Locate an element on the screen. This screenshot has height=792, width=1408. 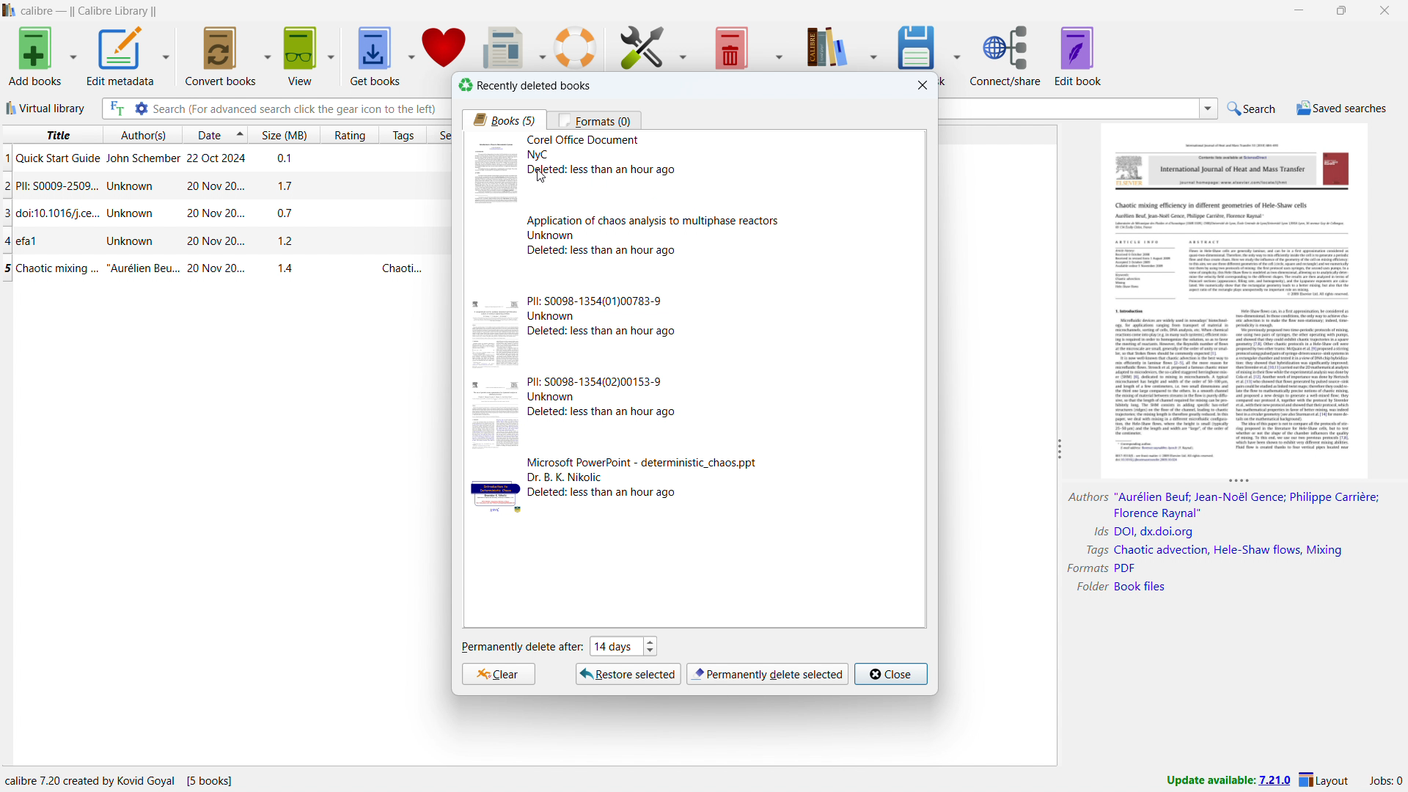
title is located at coordinates (89, 11).